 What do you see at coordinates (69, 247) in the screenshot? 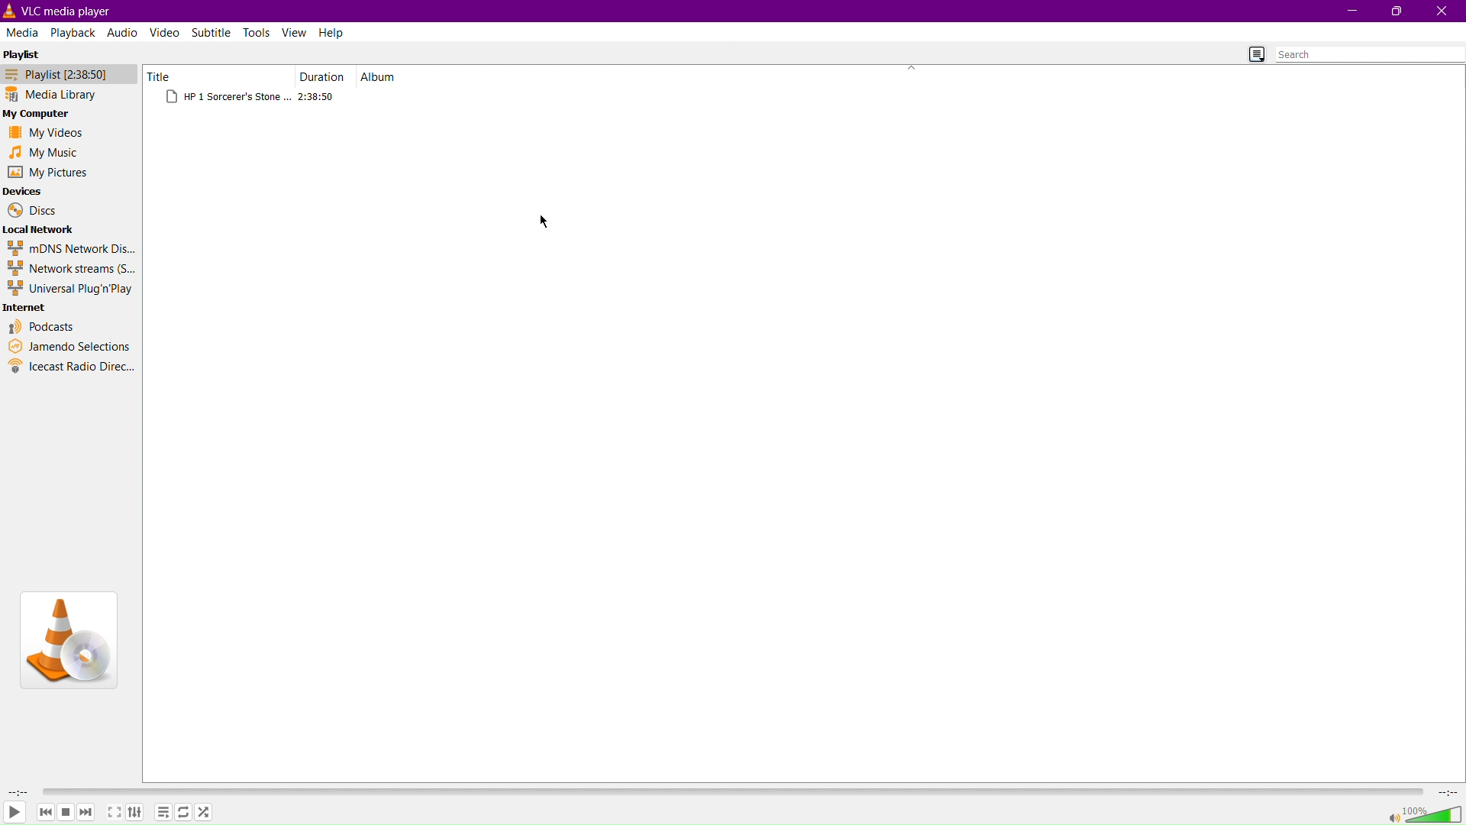
I see `mDNS Network` at bounding box center [69, 247].